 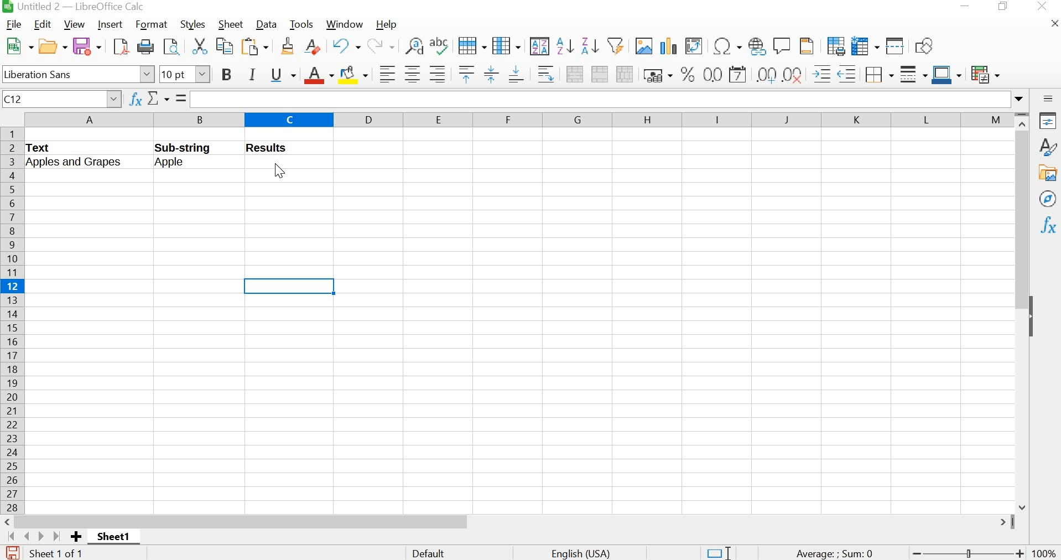 What do you see at coordinates (17, 45) in the screenshot?
I see `new` at bounding box center [17, 45].